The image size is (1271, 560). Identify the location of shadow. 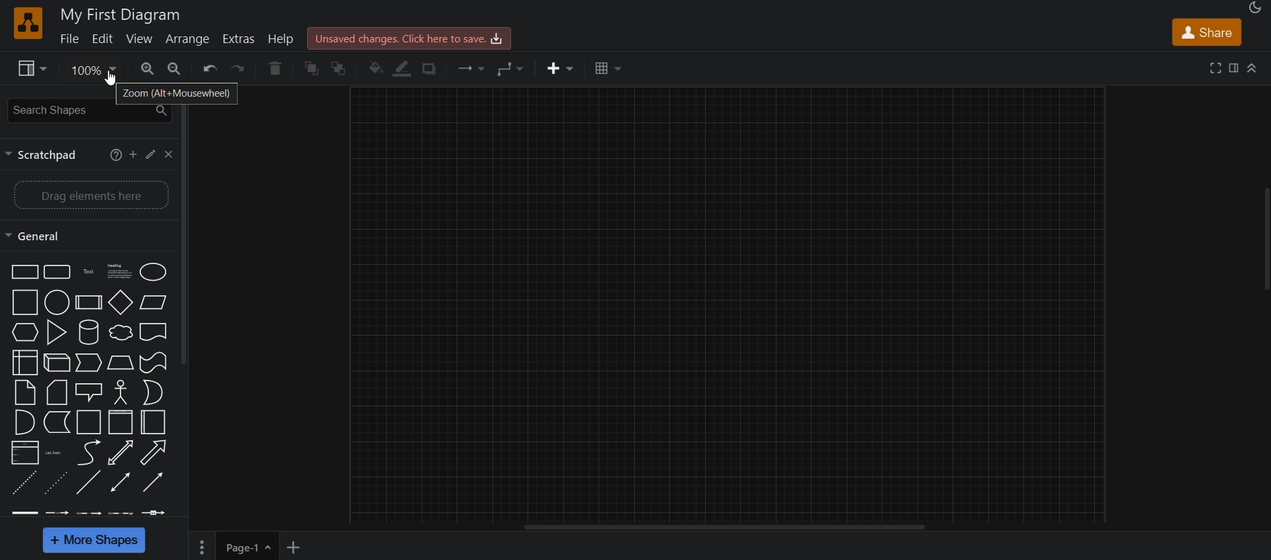
(440, 68).